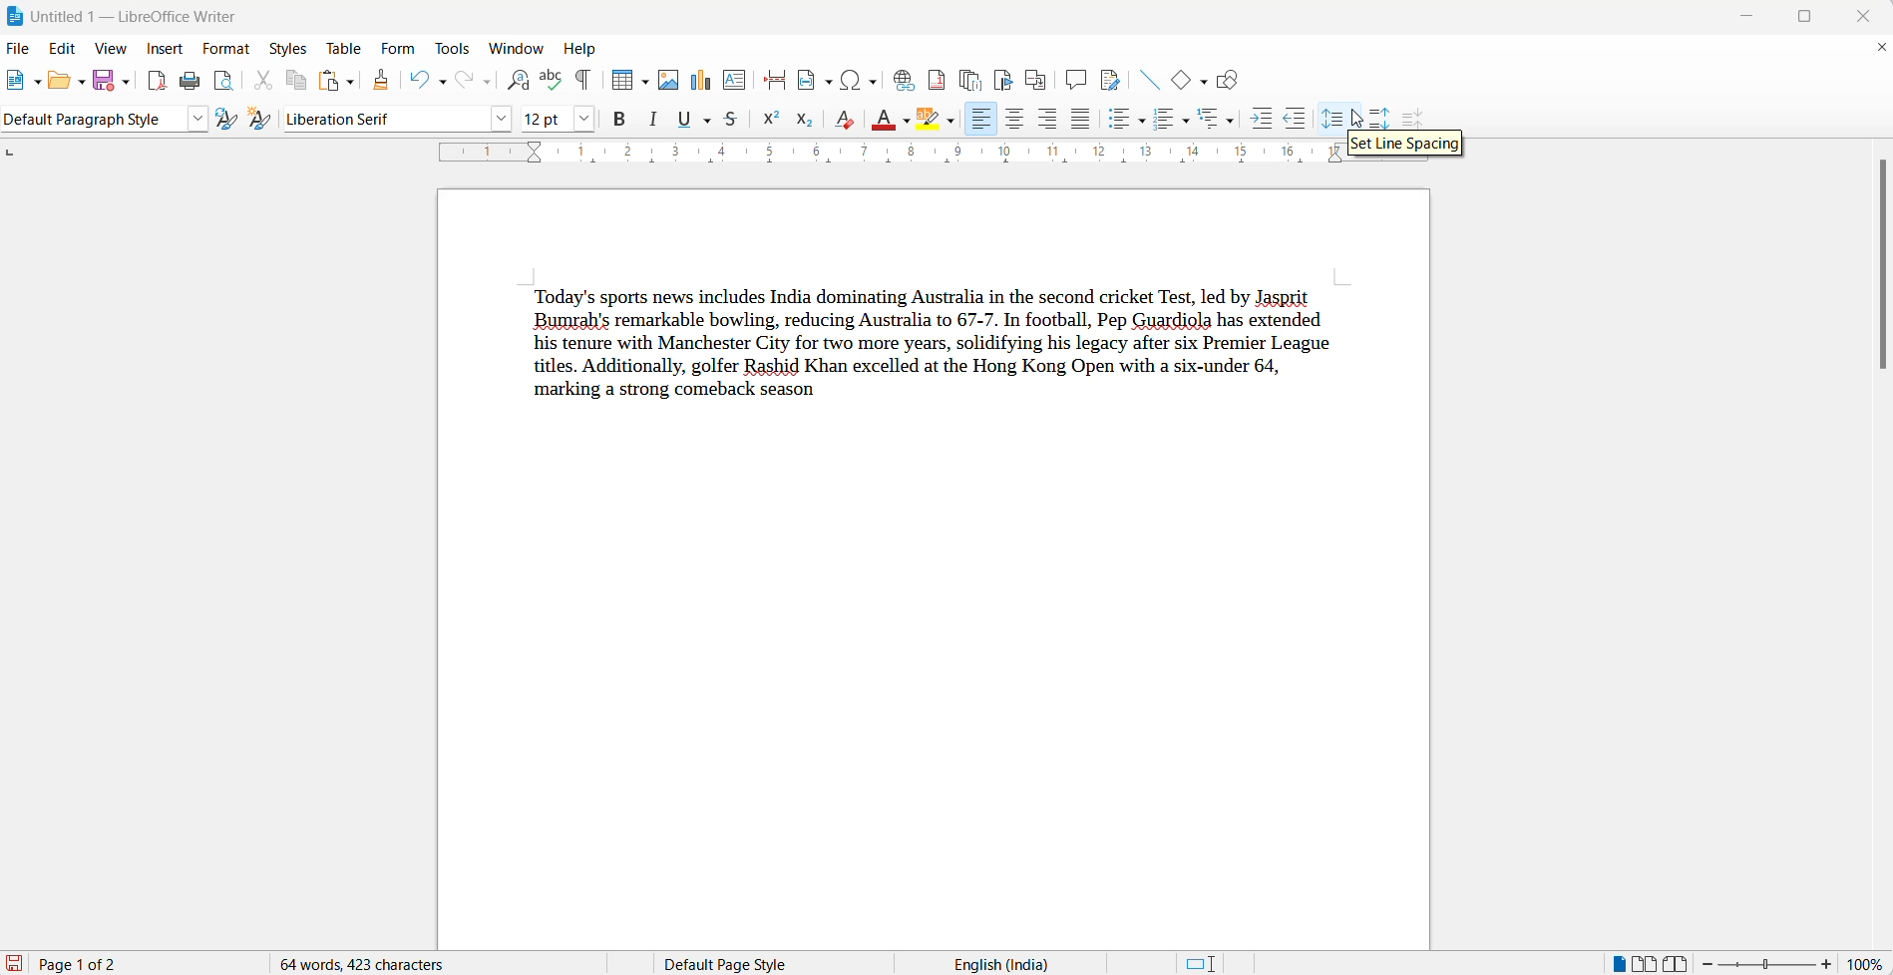 This screenshot has height=975, width=1893. What do you see at coordinates (1332, 117) in the screenshot?
I see `set line spacing icon` at bounding box center [1332, 117].